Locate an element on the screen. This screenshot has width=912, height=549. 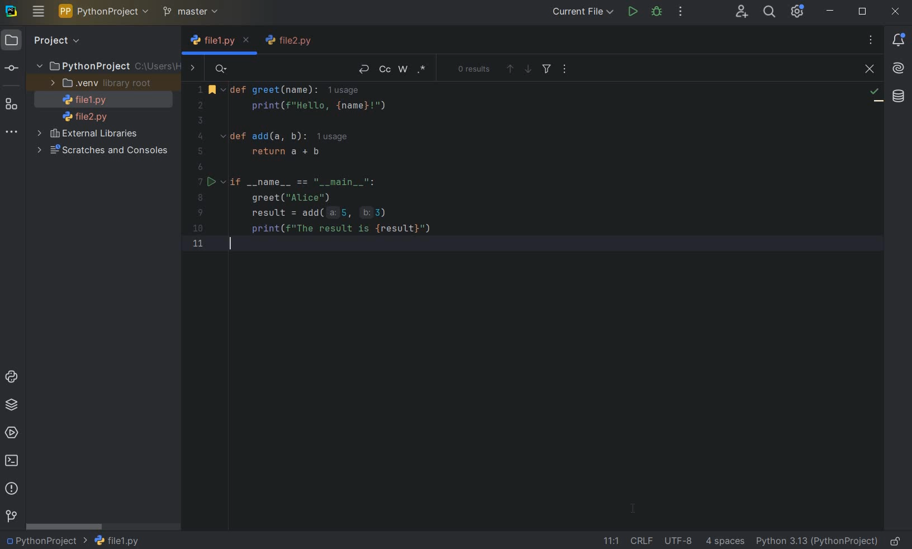
Code to greet user by name is located at coordinates (499, 168).